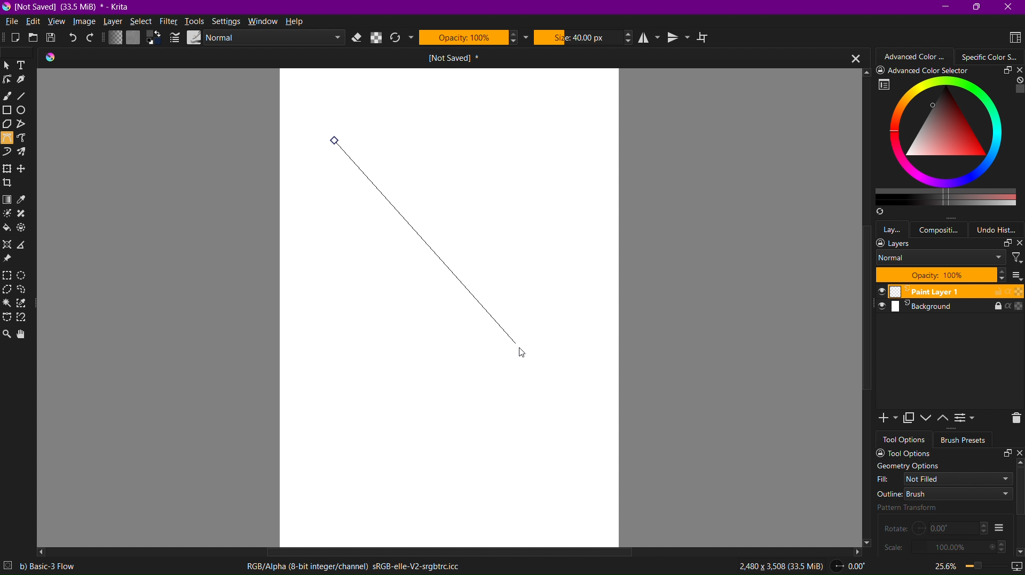 This screenshot has height=575, width=1025. Describe the element at coordinates (908, 466) in the screenshot. I see `Geometry Options` at that location.